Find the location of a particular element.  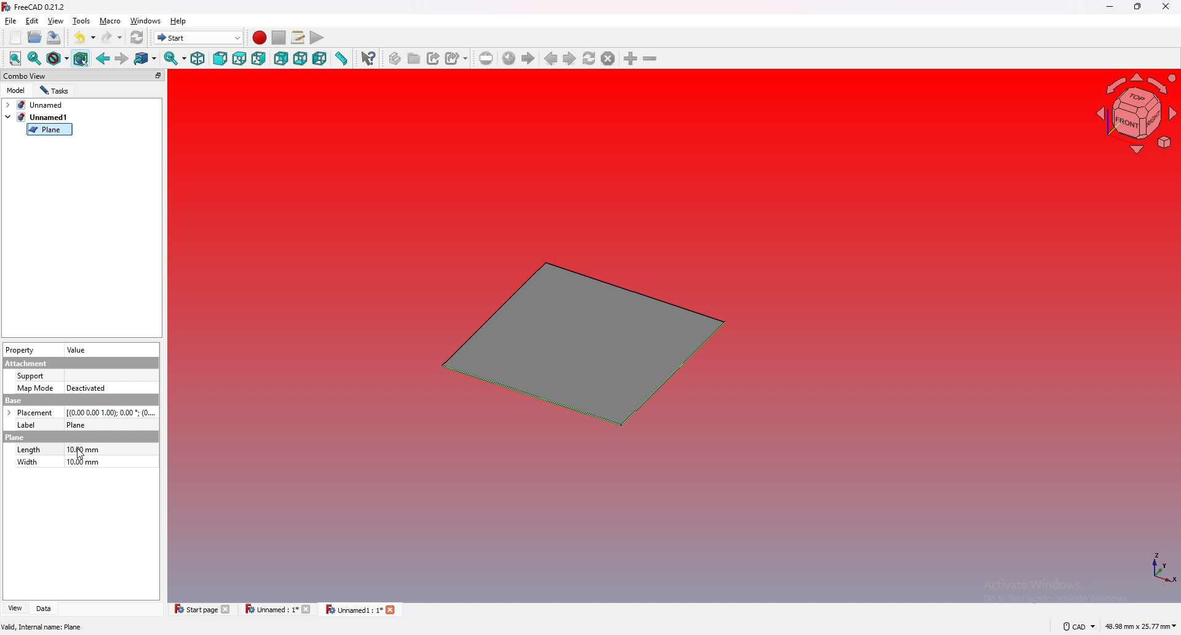

back is located at coordinates (103, 58).